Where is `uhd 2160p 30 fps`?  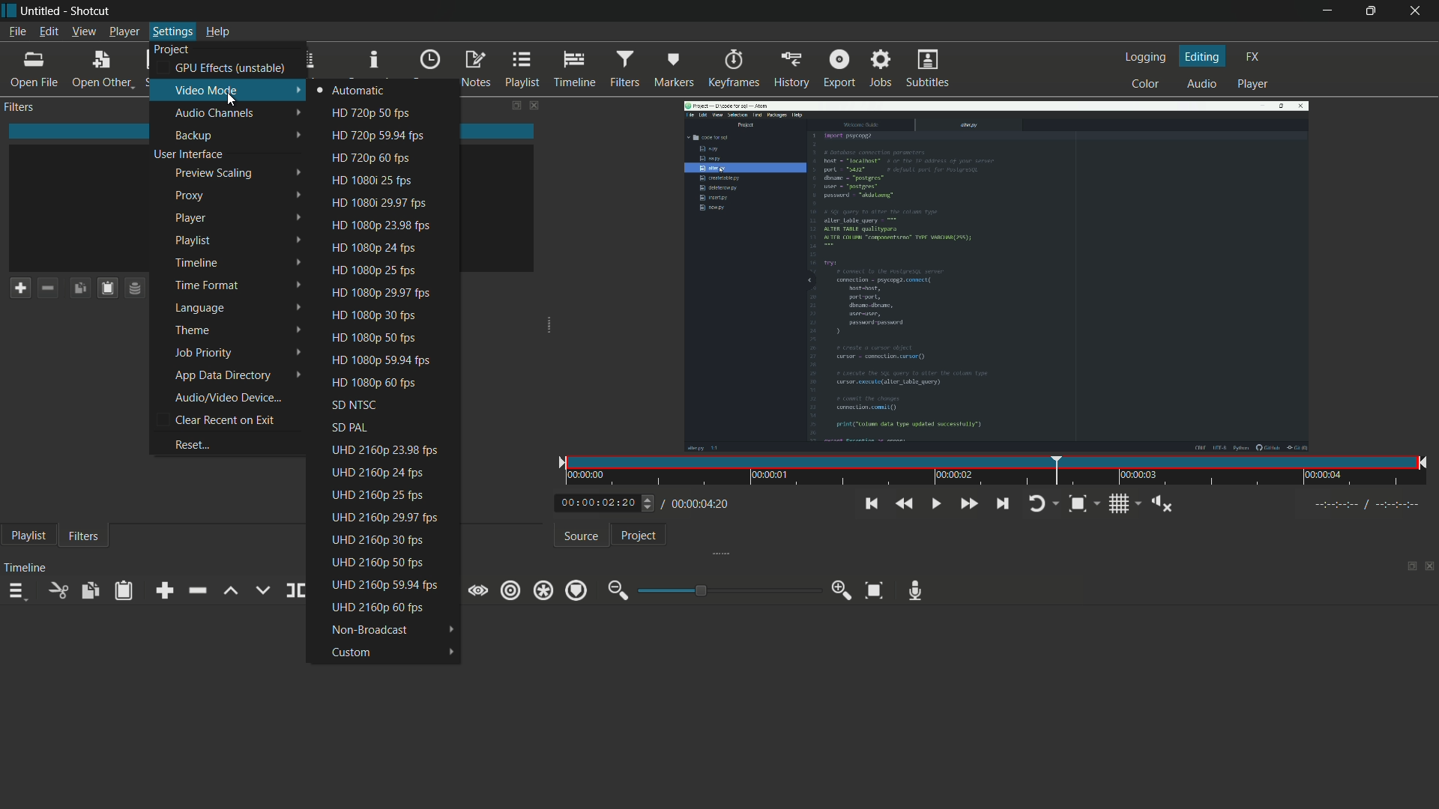
uhd 2160p 30 fps is located at coordinates (387, 538).